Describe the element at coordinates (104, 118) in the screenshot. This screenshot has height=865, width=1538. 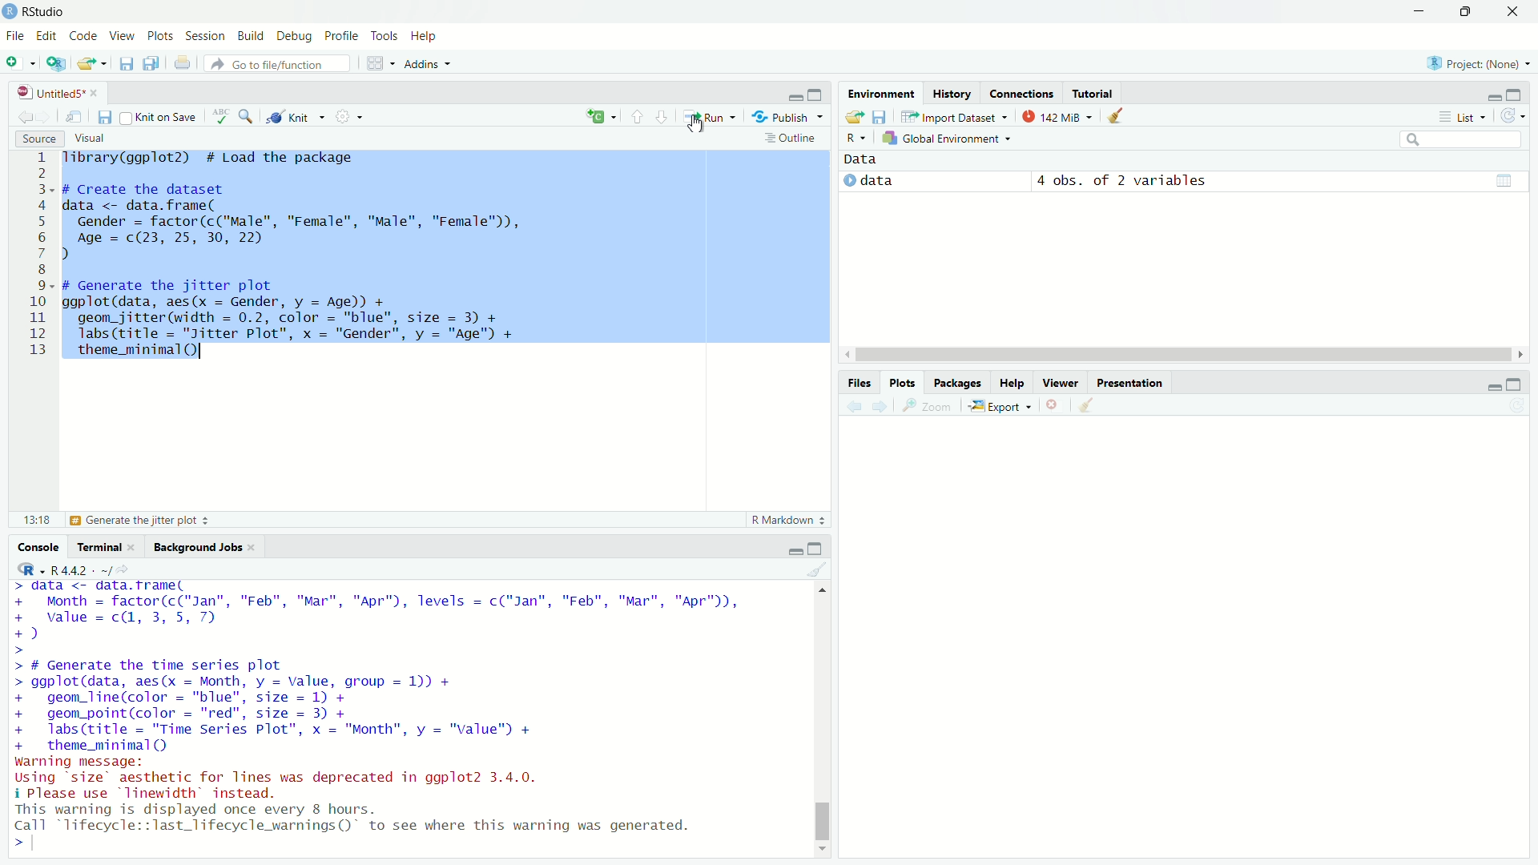
I see `save current document` at that location.